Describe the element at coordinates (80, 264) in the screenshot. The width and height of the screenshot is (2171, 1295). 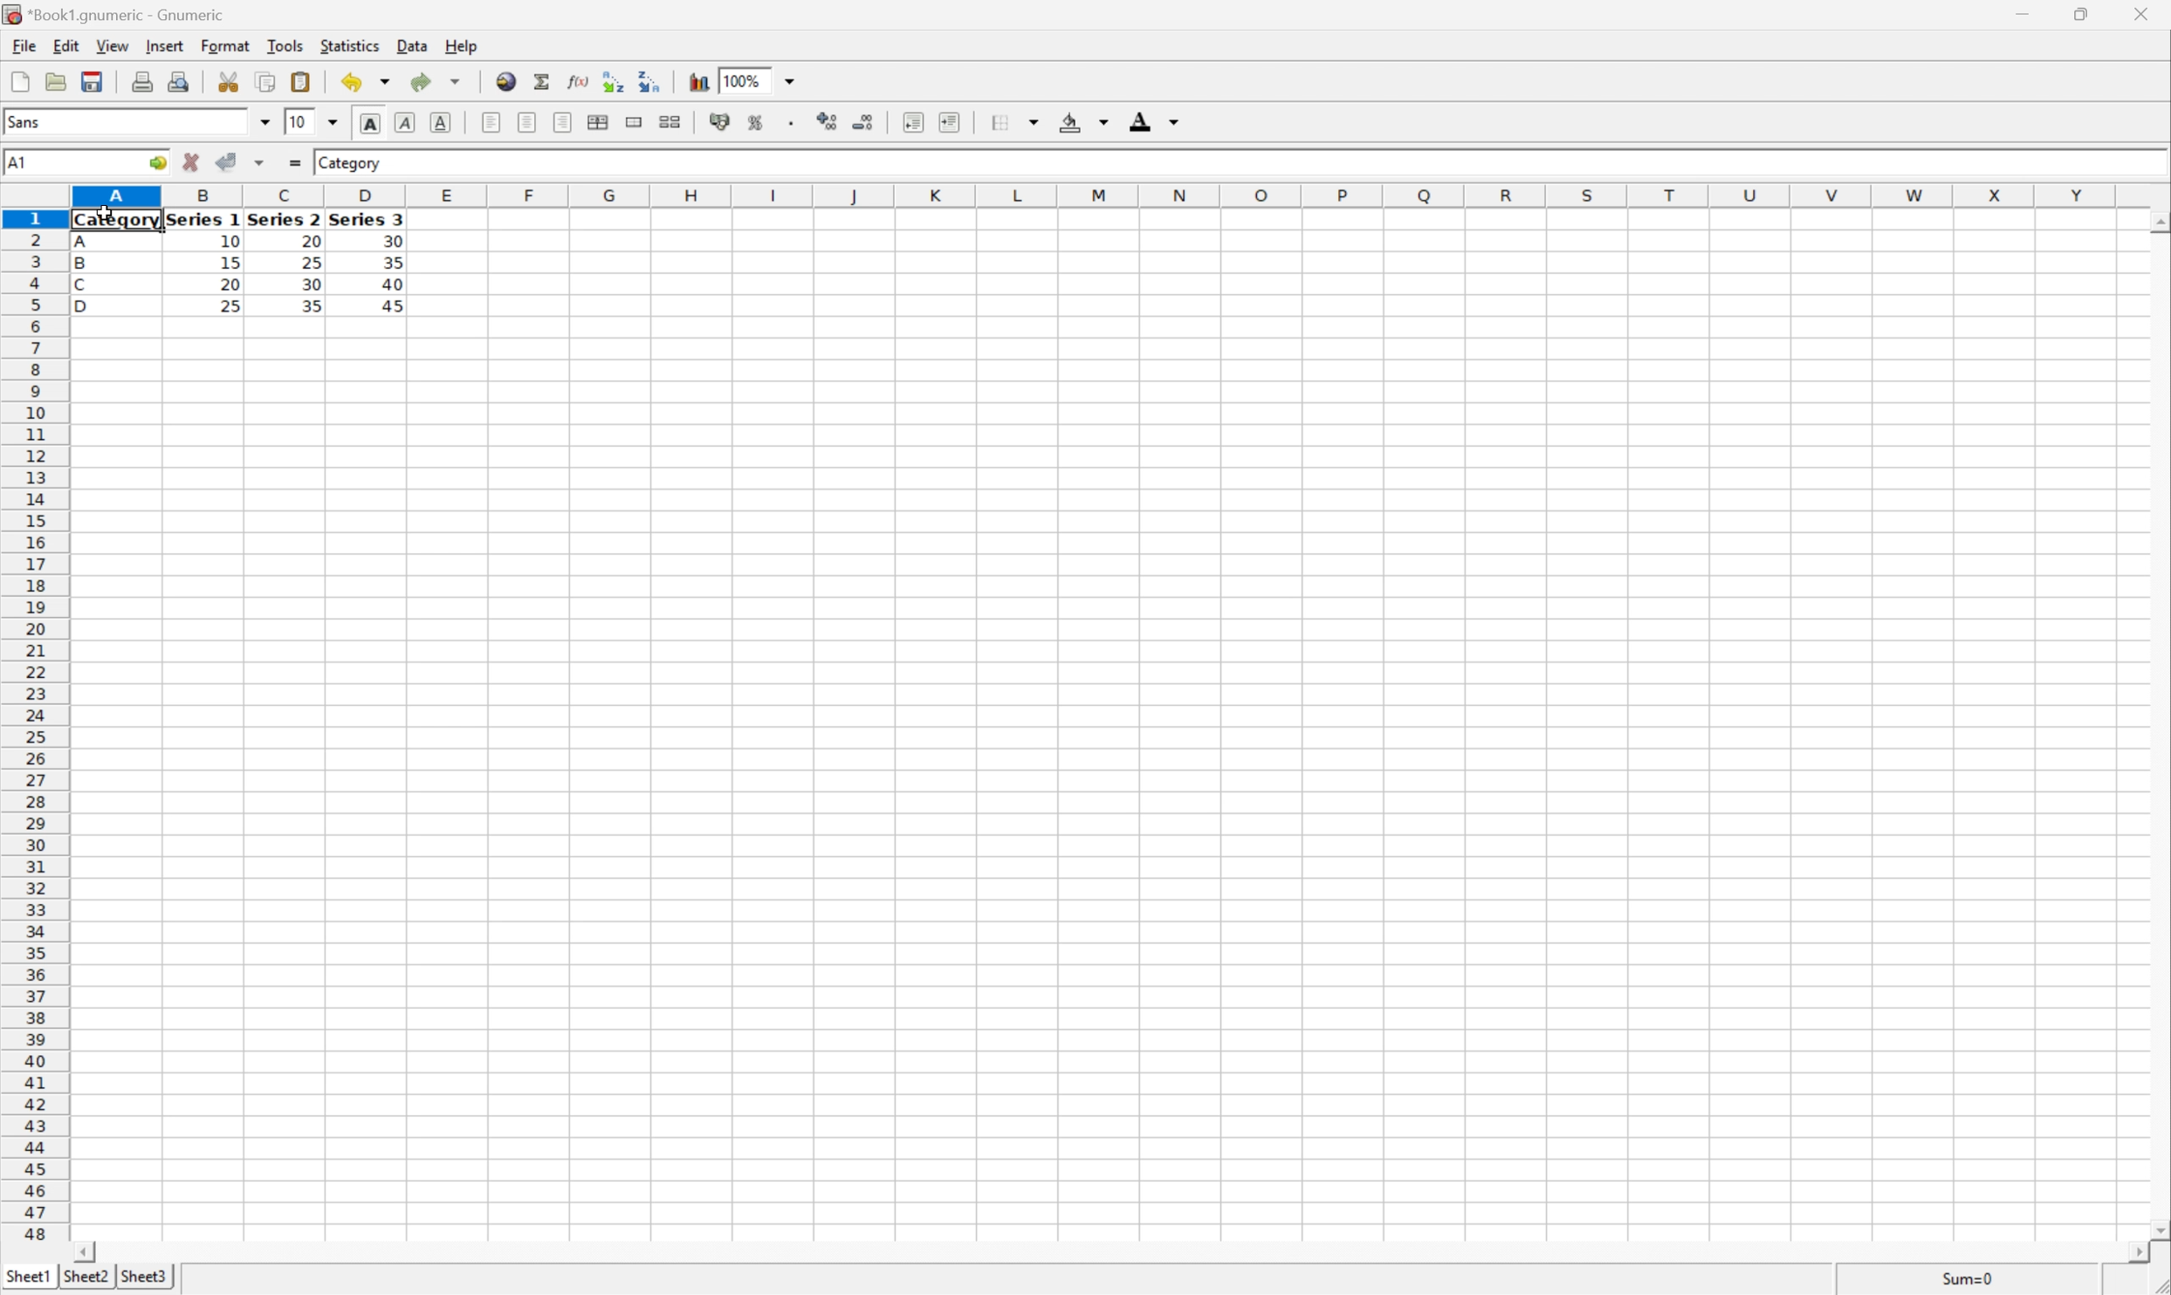
I see `B` at that location.